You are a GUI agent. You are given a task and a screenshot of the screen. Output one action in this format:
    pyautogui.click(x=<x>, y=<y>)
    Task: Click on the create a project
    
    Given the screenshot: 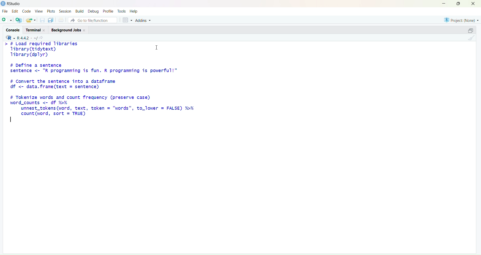 What is the action you would take?
    pyautogui.click(x=19, y=20)
    